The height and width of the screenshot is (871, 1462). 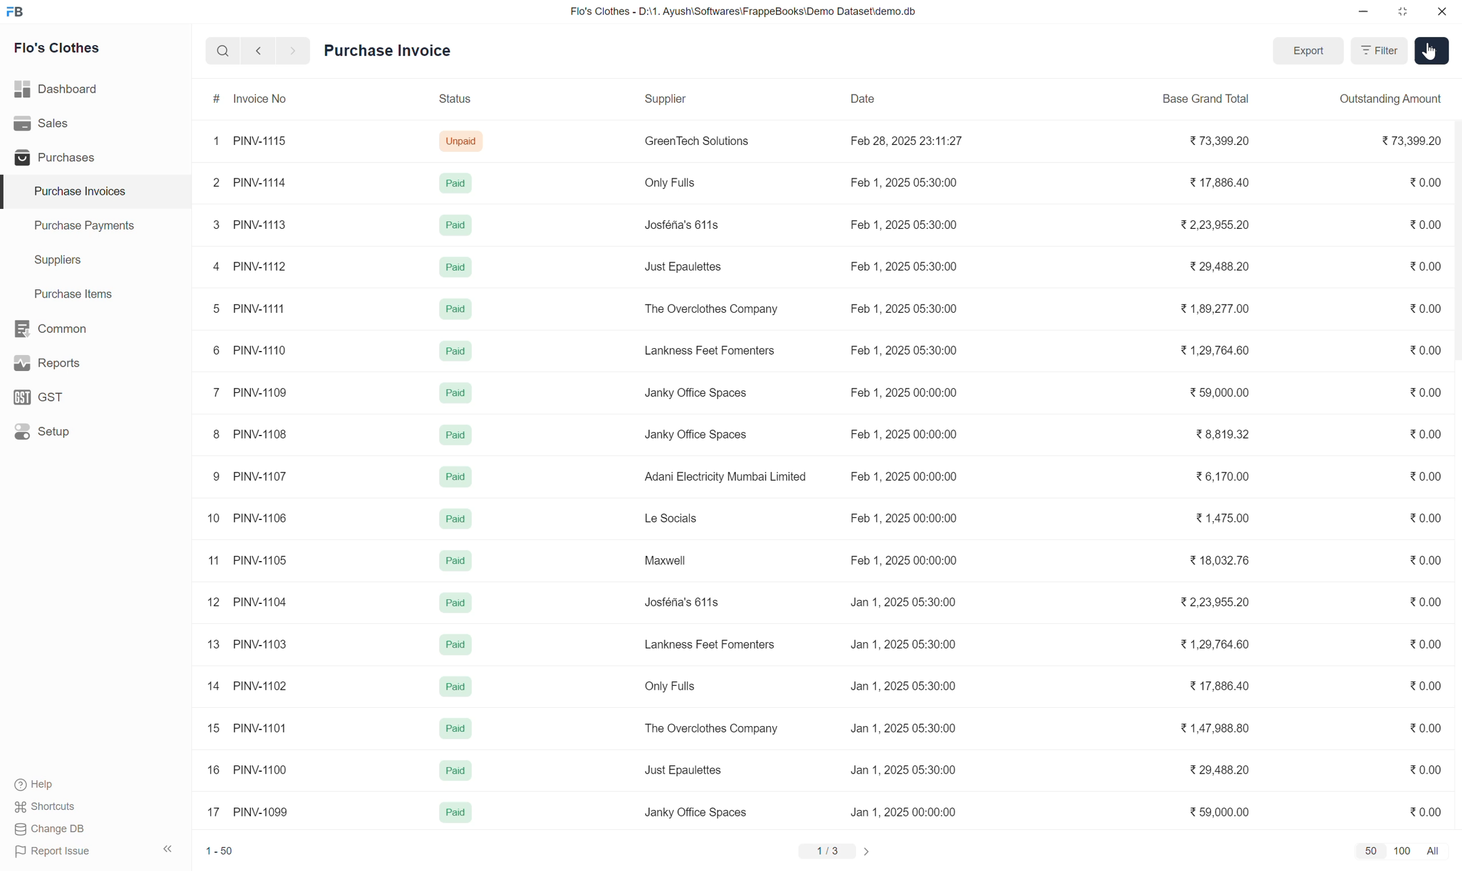 What do you see at coordinates (716, 352) in the screenshot?
I see `Lankness Feet Fomenters` at bounding box center [716, 352].